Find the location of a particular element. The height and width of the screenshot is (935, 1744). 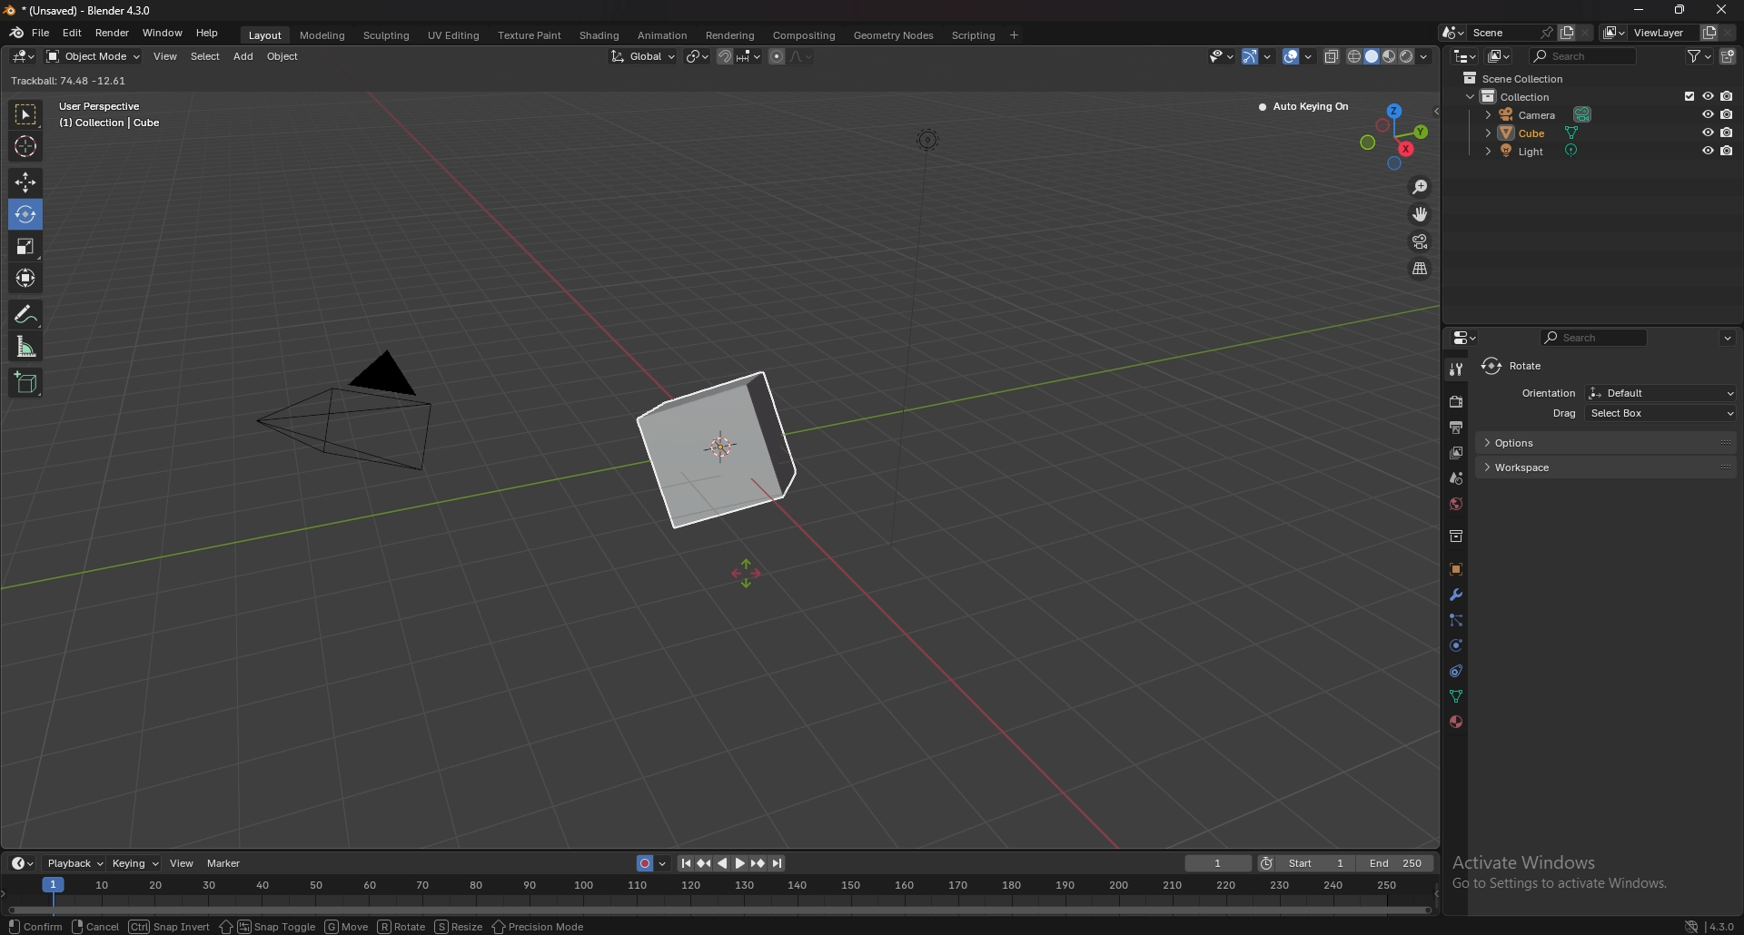

object mode is located at coordinates (94, 56).